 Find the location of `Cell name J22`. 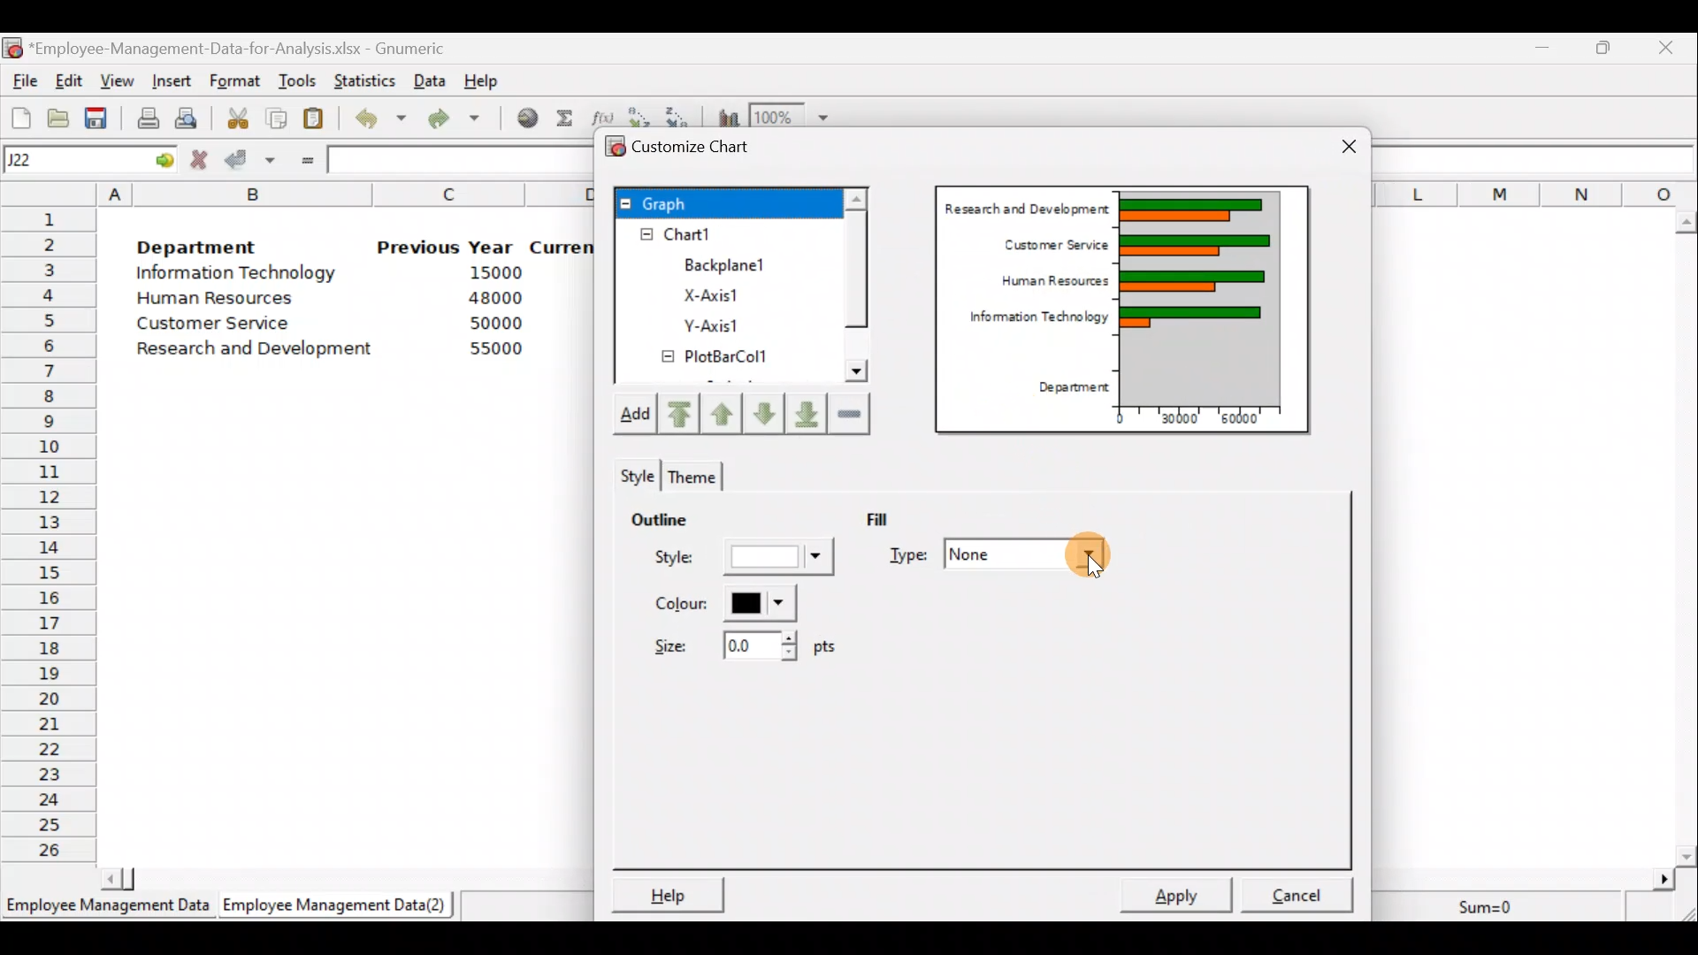

Cell name J22 is located at coordinates (68, 160).